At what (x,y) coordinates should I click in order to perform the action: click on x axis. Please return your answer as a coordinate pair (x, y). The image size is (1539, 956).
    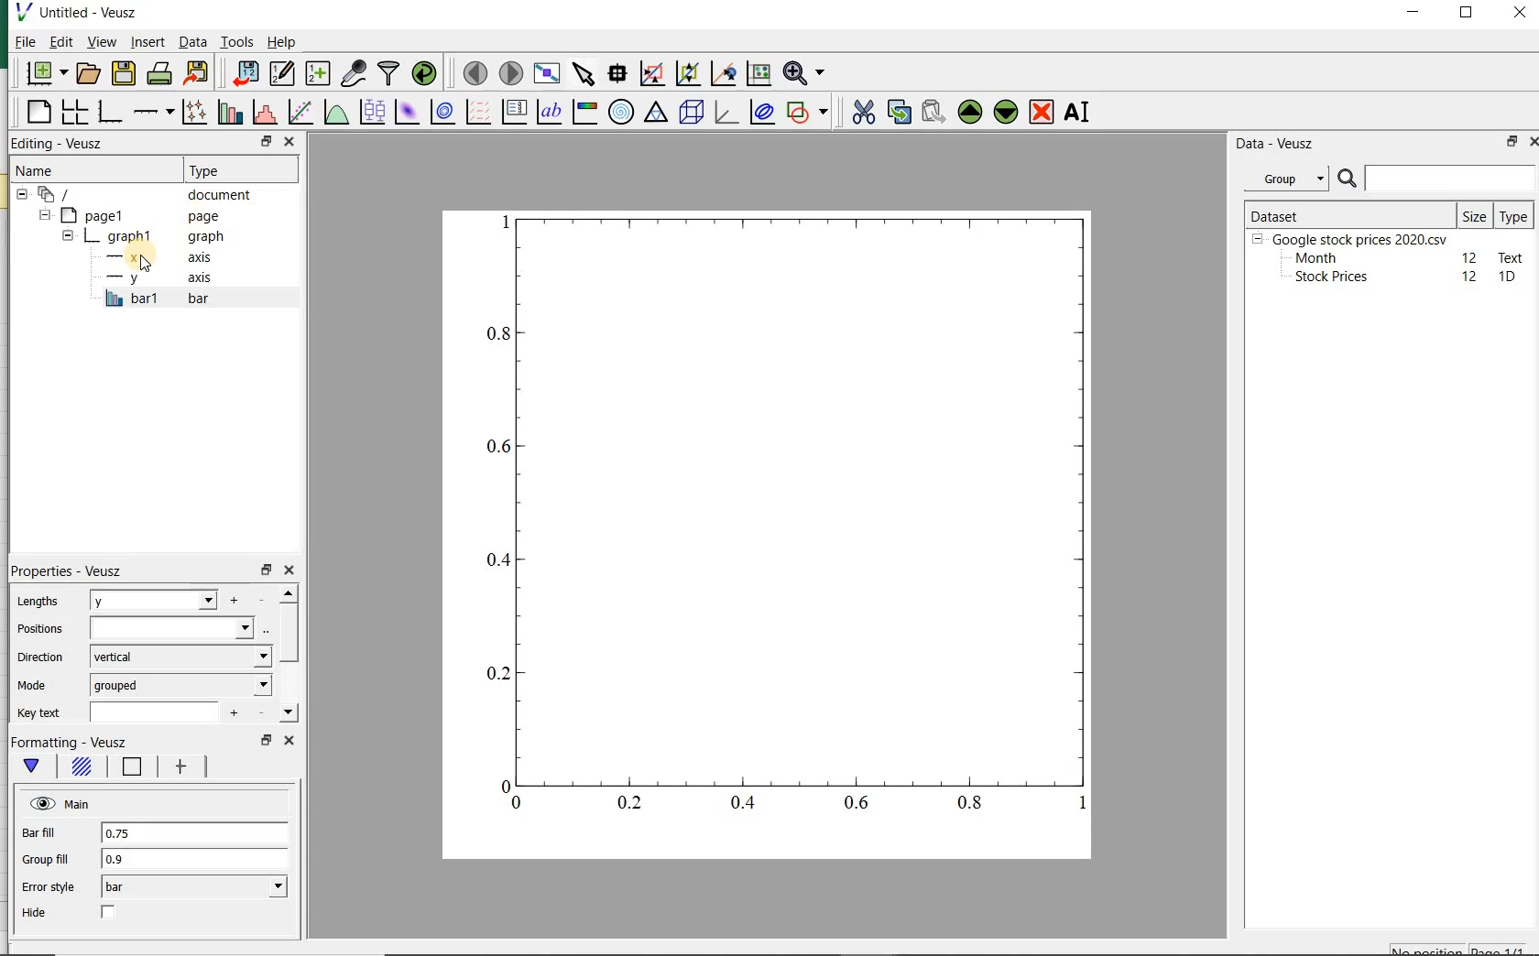
    Looking at the image, I should click on (151, 258).